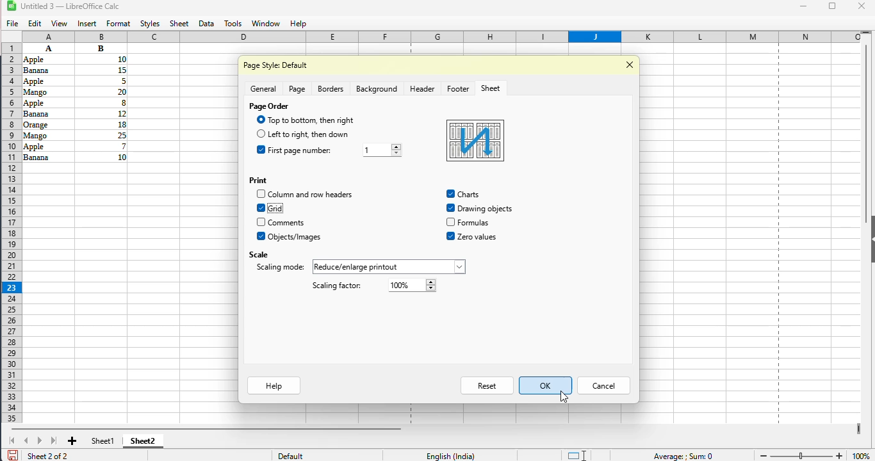 The image size is (875, 461). I want to click on vertical scroll bar, so click(866, 134).